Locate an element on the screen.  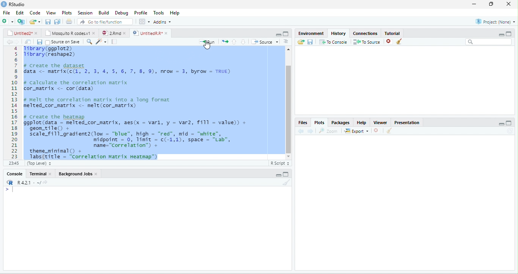
search is located at coordinates (98, 41).